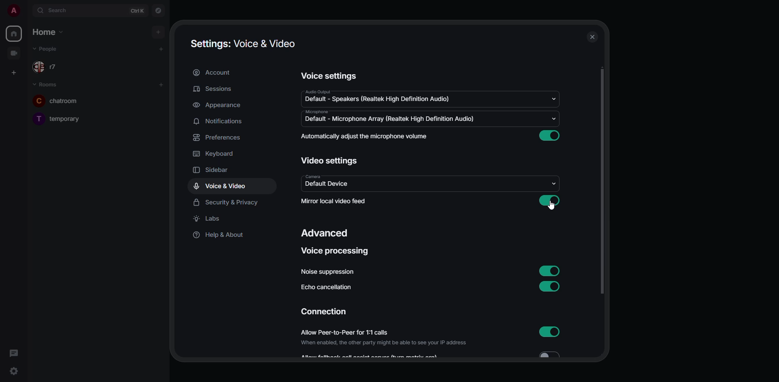 The width and height of the screenshot is (779, 382). I want to click on automatically adjust mic volume, so click(364, 136).